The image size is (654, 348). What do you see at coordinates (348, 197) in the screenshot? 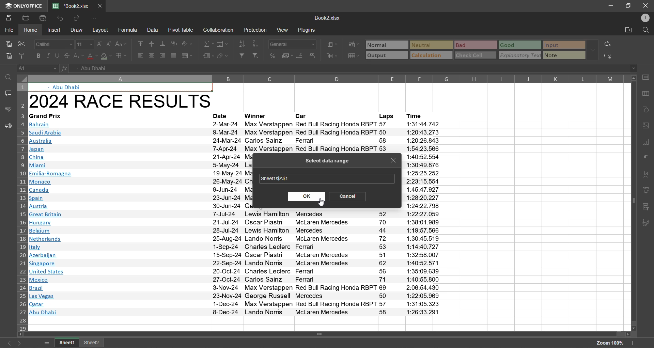
I see `cancel` at bounding box center [348, 197].